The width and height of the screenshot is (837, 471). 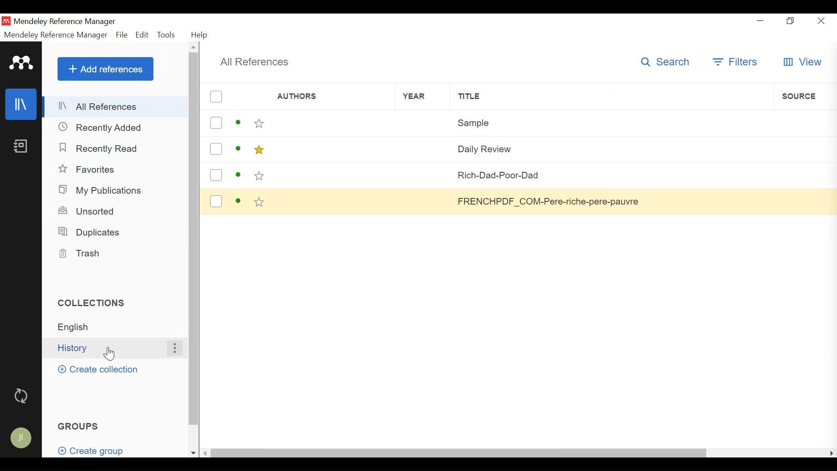 What do you see at coordinates (200, 35) in the screenshot?
I see `Help` at bounding box center [200, 35].